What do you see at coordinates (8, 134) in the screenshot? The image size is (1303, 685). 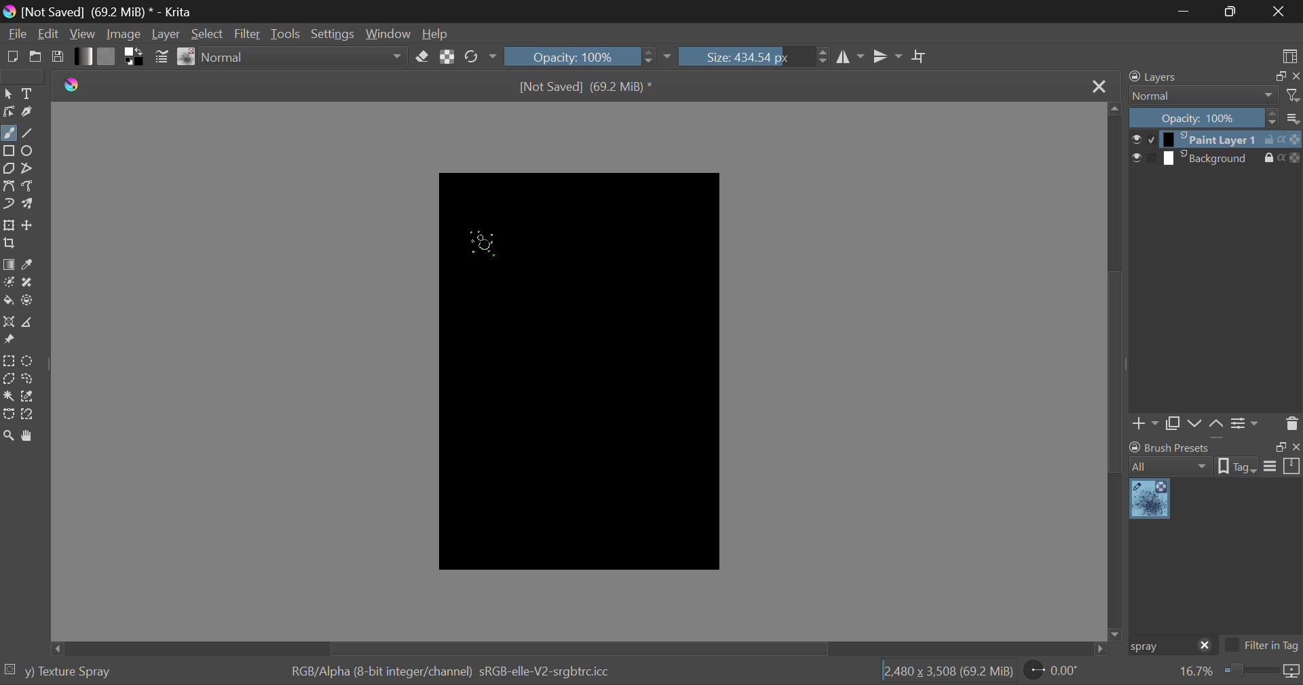 I see `Freehand Paintbrush selected` at bounding box center [8, 134].